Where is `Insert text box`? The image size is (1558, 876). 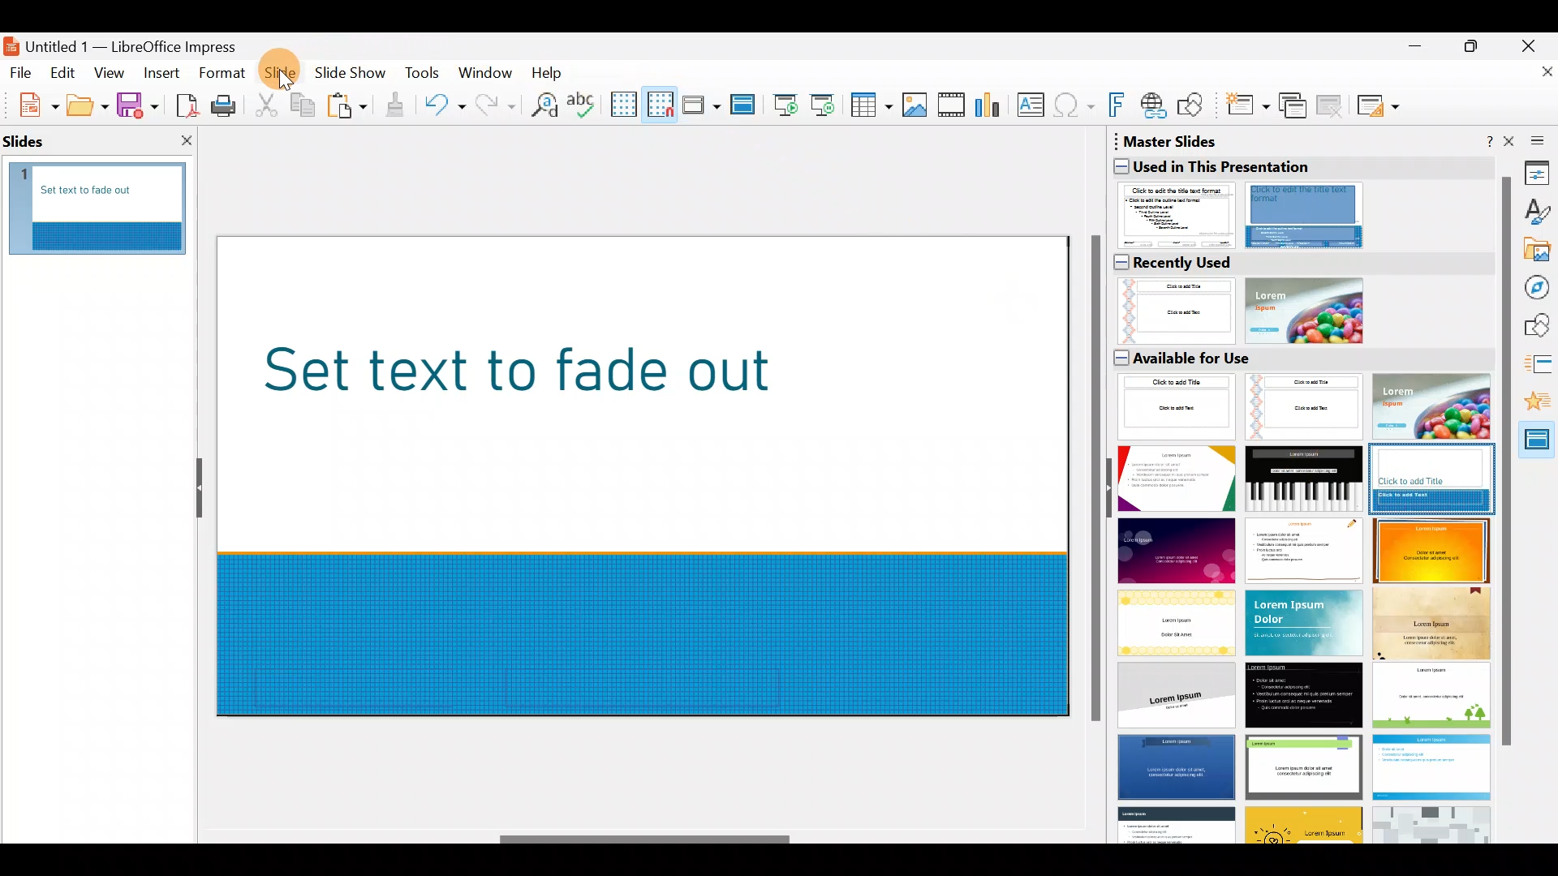 Insert text box is located at coordinates (1034, 106).